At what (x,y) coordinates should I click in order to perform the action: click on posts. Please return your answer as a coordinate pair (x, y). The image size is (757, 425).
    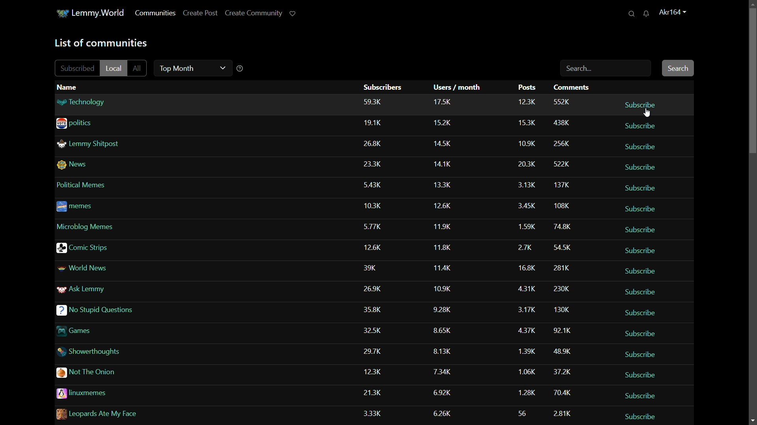
    Looking at the image, I should click on (526, 245).